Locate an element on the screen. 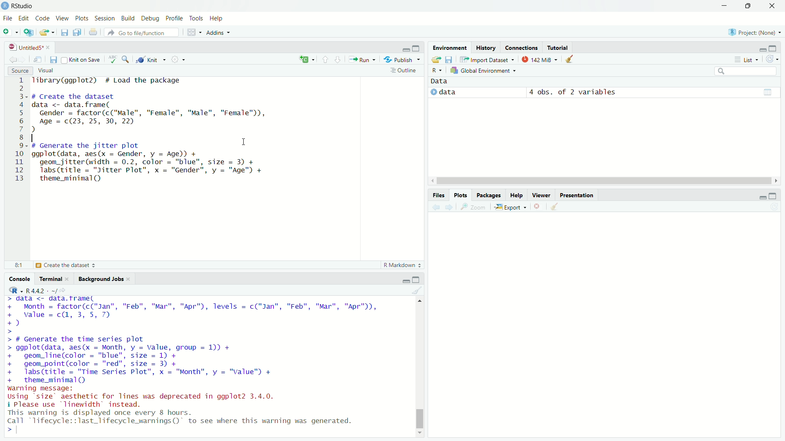  logo is located at coordinates (5, 6).